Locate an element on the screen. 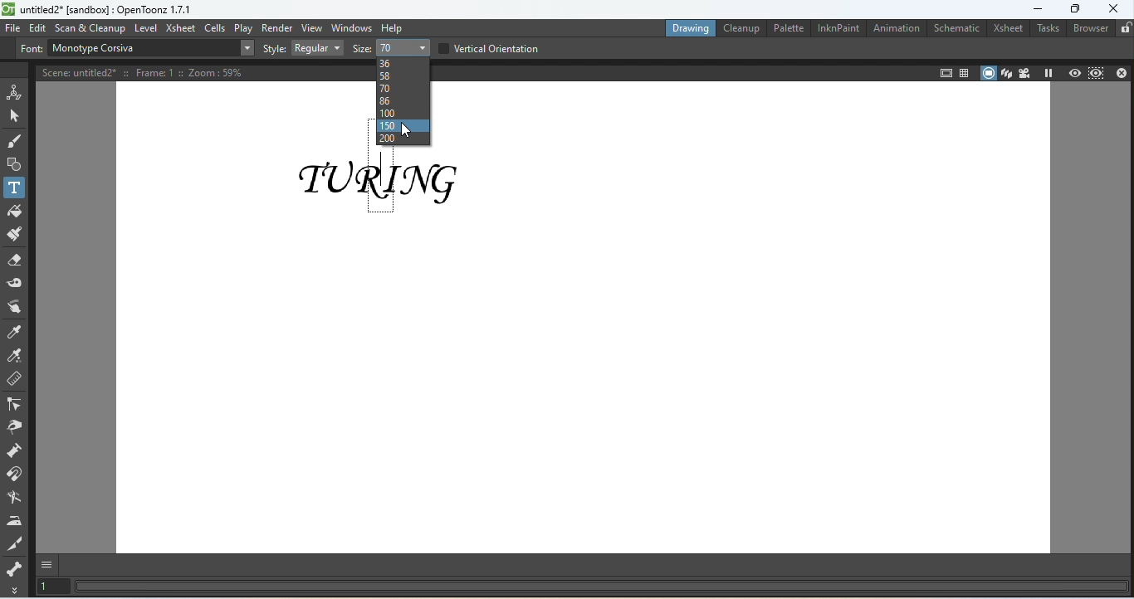 The image size is (1134, 599). 100 is located at coordinates (401, 113).